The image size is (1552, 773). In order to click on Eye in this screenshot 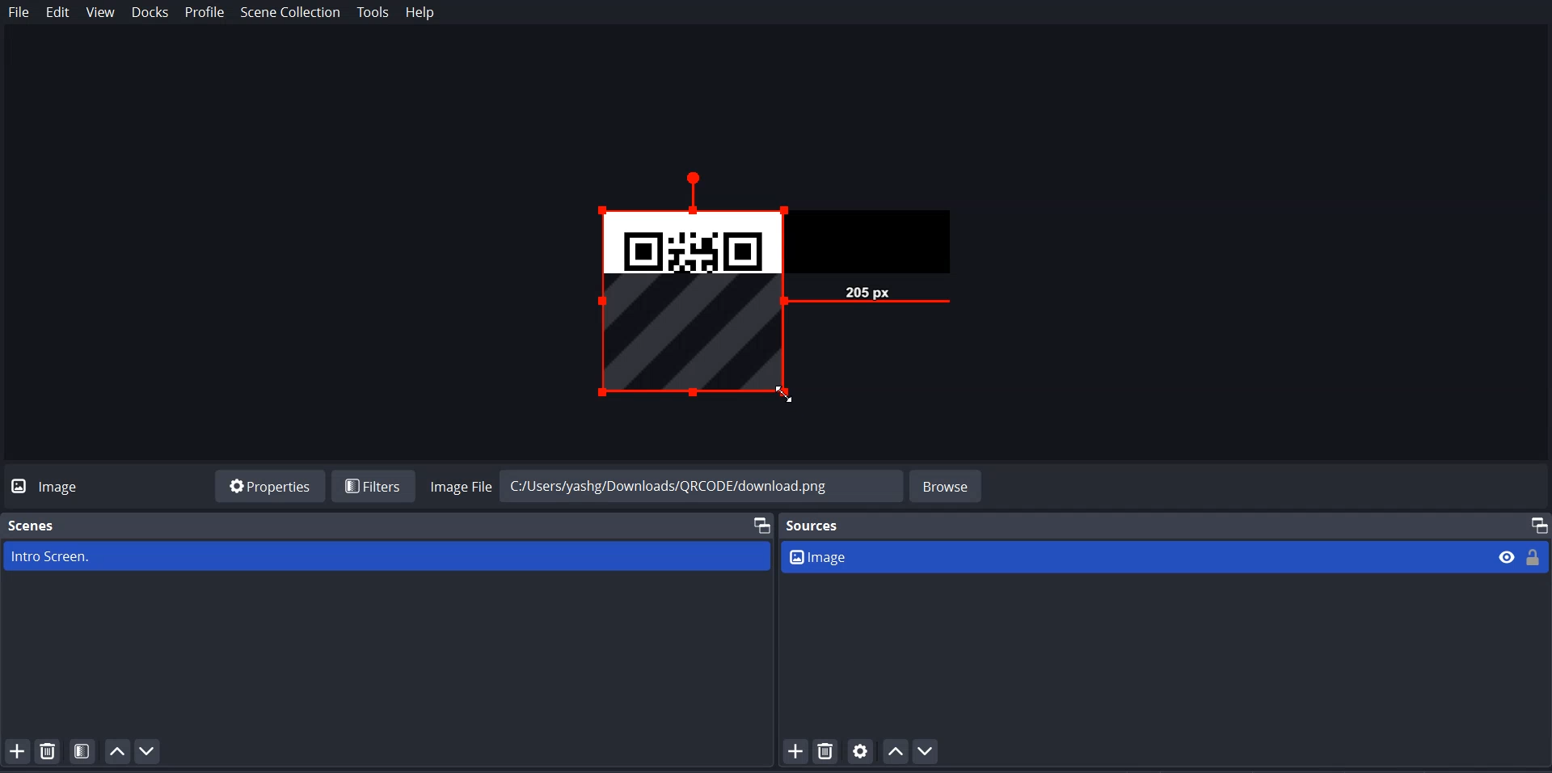, I will do `click(1508, 556)`.